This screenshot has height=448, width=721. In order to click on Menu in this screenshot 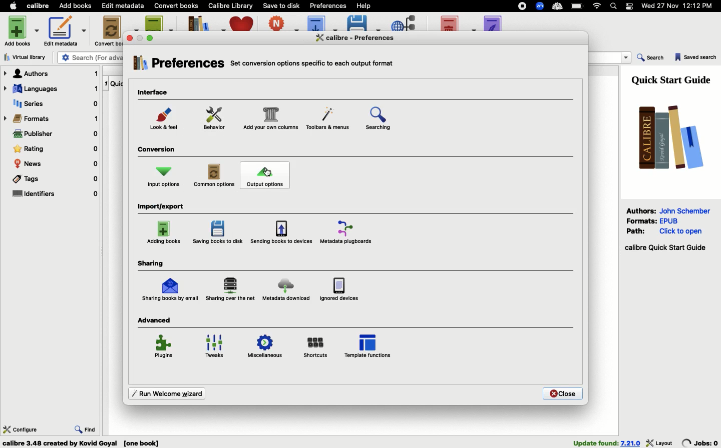, I will do `click(326, 120)`.